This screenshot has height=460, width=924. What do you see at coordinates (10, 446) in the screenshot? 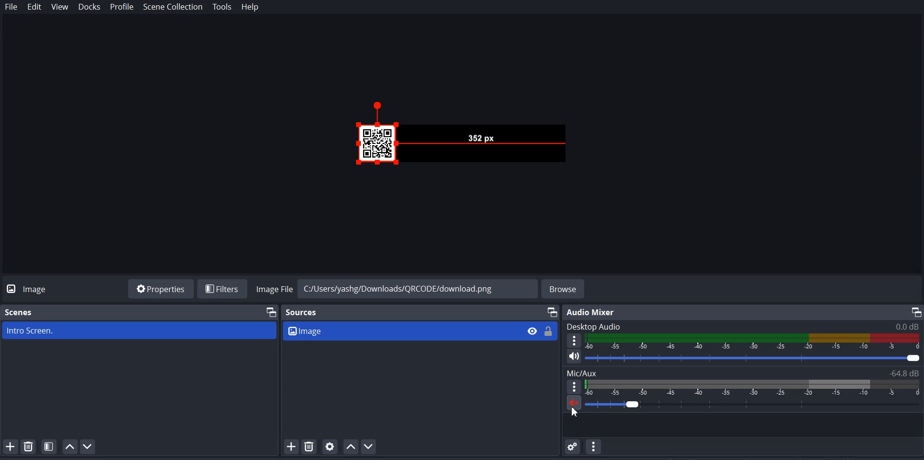
I see `Add Scene` at bounding box center [10, 446].